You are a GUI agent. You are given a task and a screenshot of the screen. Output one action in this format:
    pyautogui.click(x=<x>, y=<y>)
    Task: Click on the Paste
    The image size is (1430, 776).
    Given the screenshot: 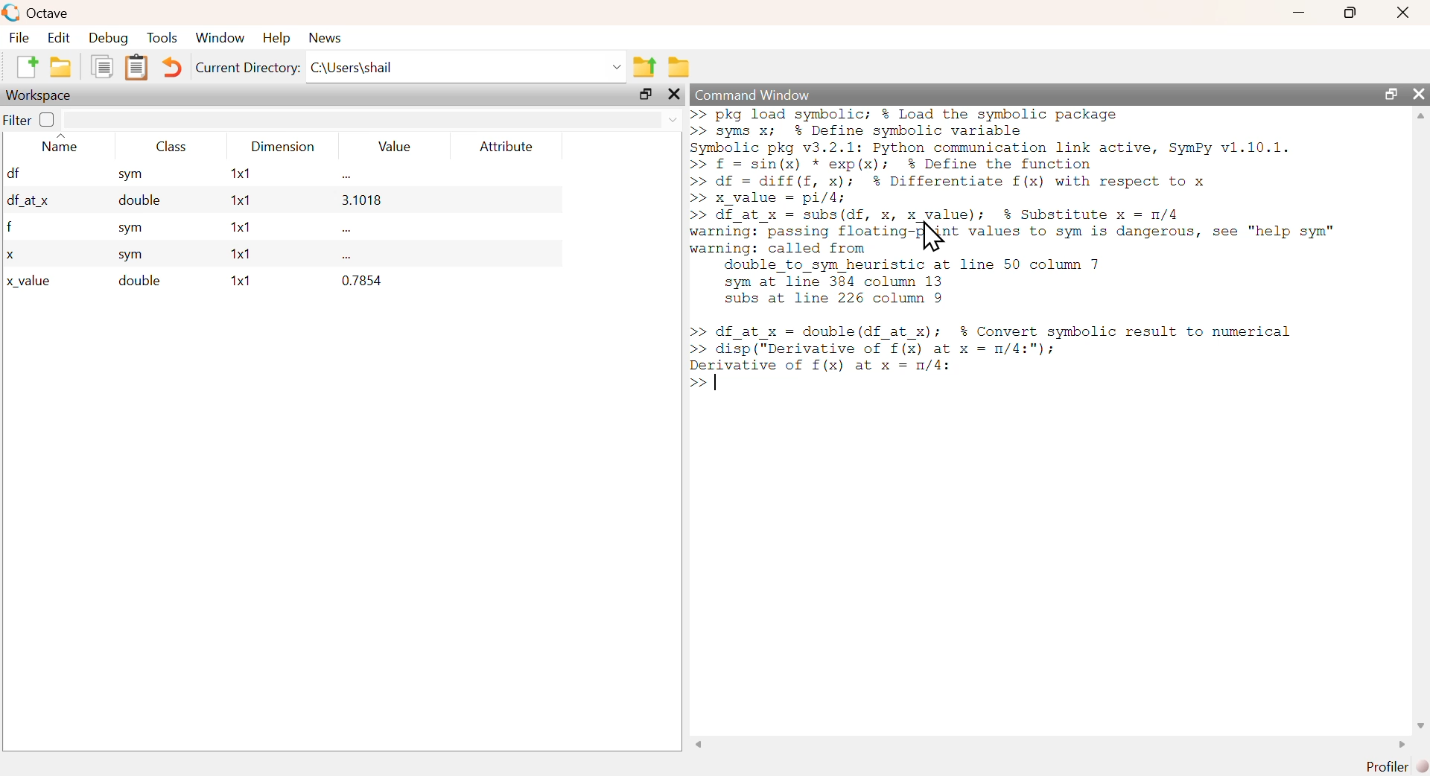 What is the action you would take?
    pyautogui.click(x=137, y=68)
    